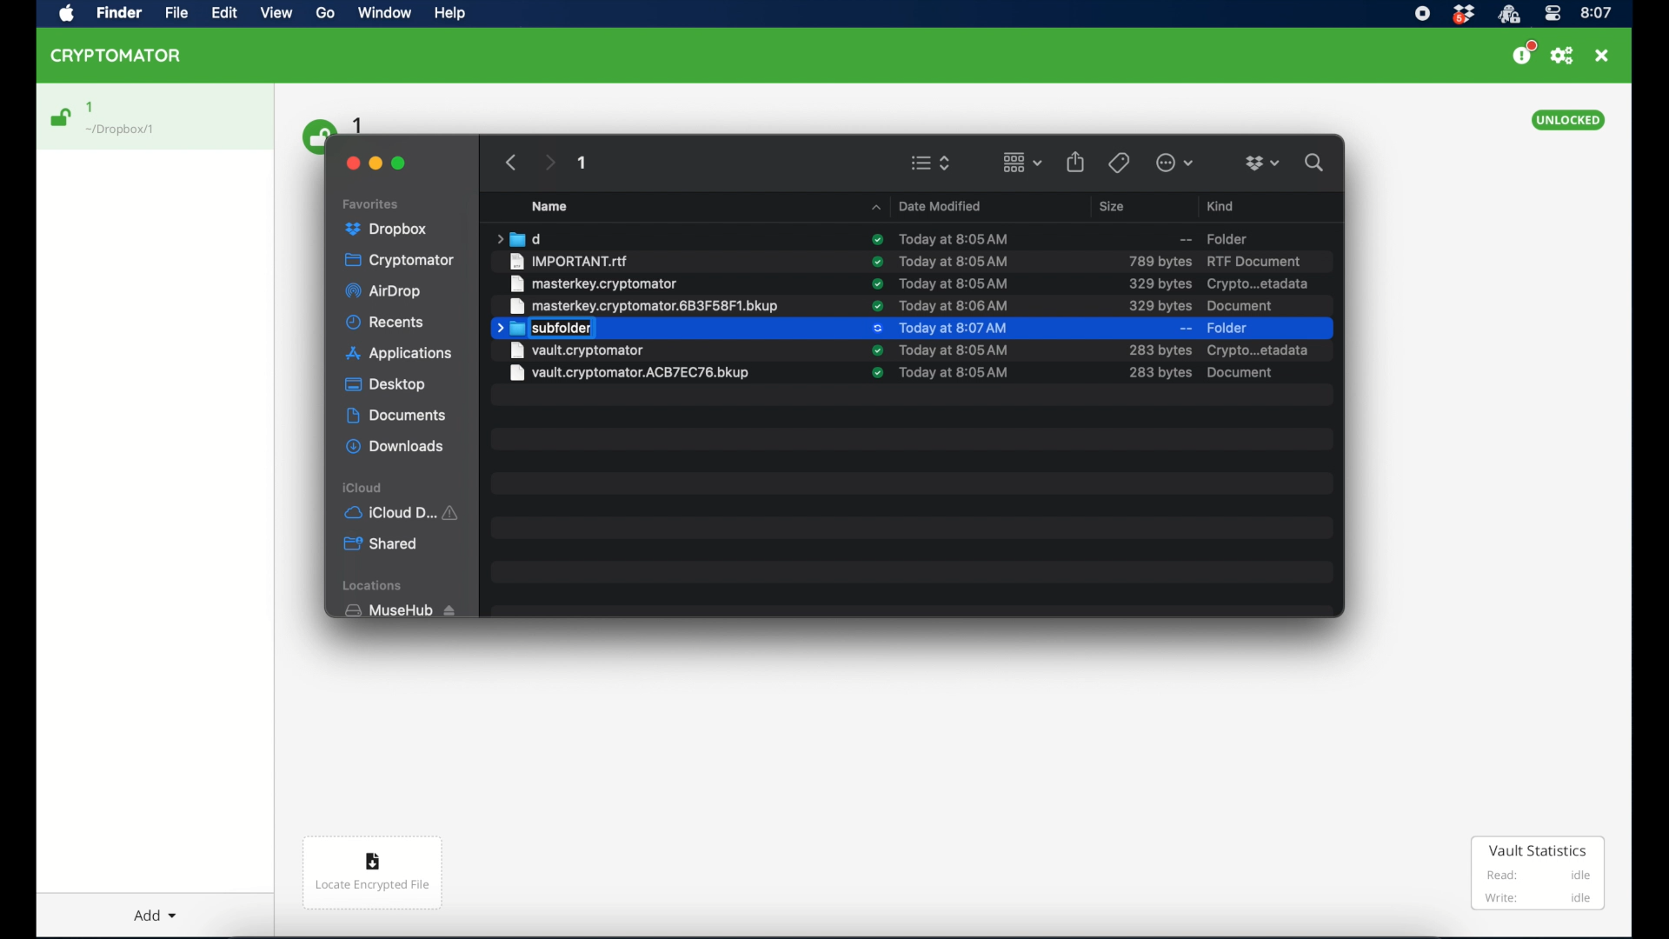 The width and height of the screenshot is (1669, 939). What do you see at coordinates (1114, 206) in the screenshot?
I see `size` at bounding box center [1114, 206].